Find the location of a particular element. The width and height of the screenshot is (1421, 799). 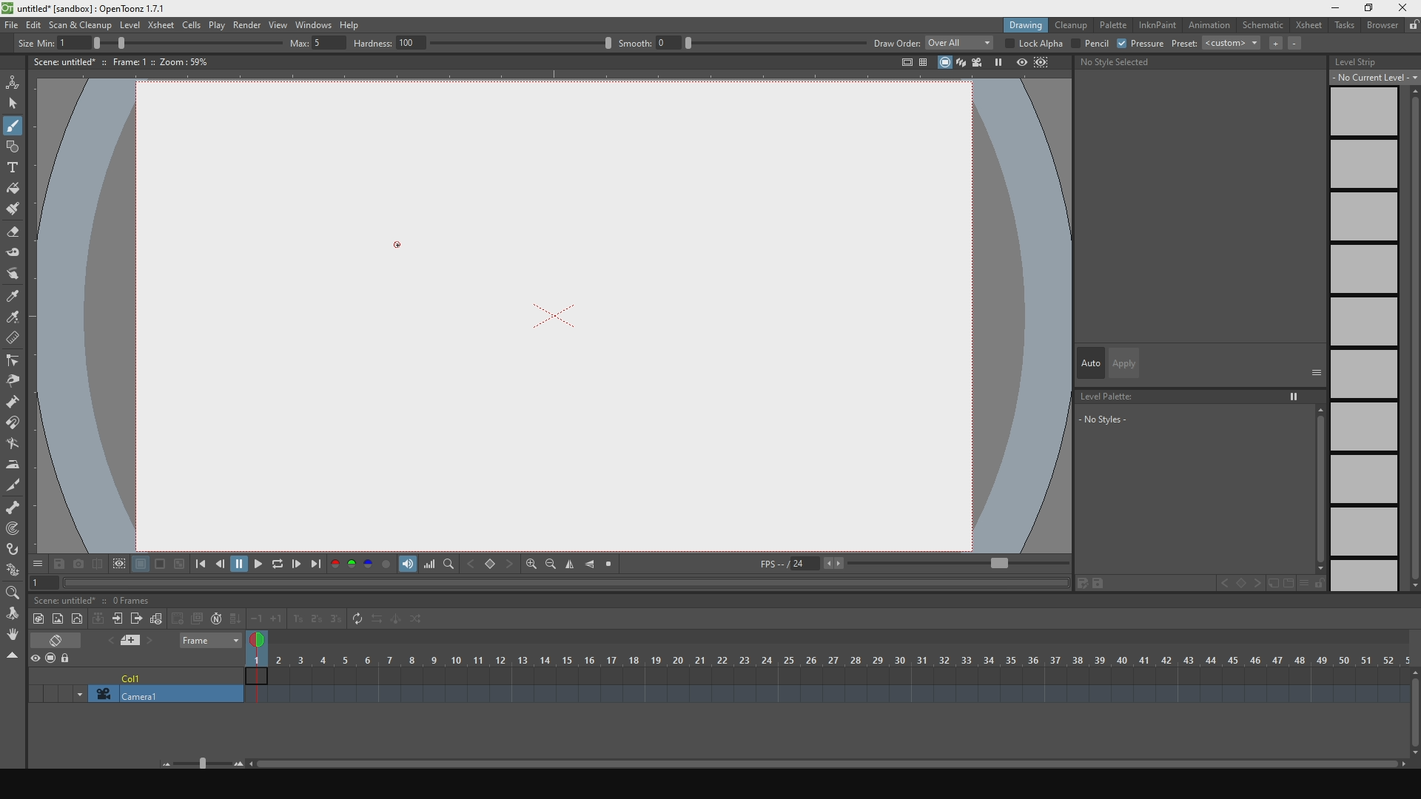

hardness is located at coordinates (480, 43).